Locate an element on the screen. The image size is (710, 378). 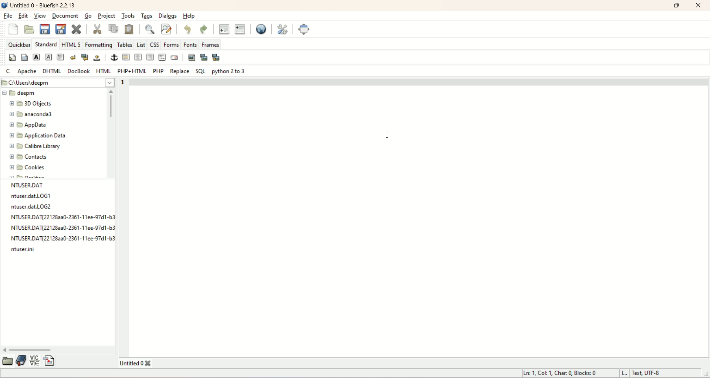
vertical scroll bar is located at coordinates (112, 133).